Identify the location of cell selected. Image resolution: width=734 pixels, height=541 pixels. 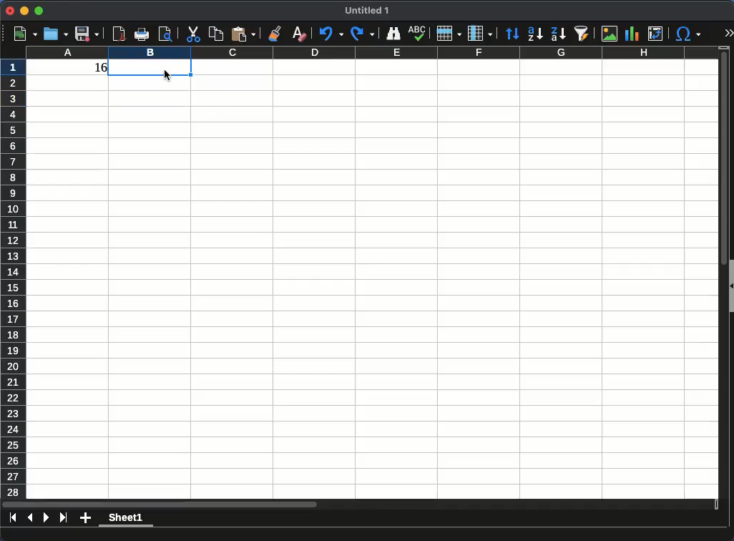
(150, 69).